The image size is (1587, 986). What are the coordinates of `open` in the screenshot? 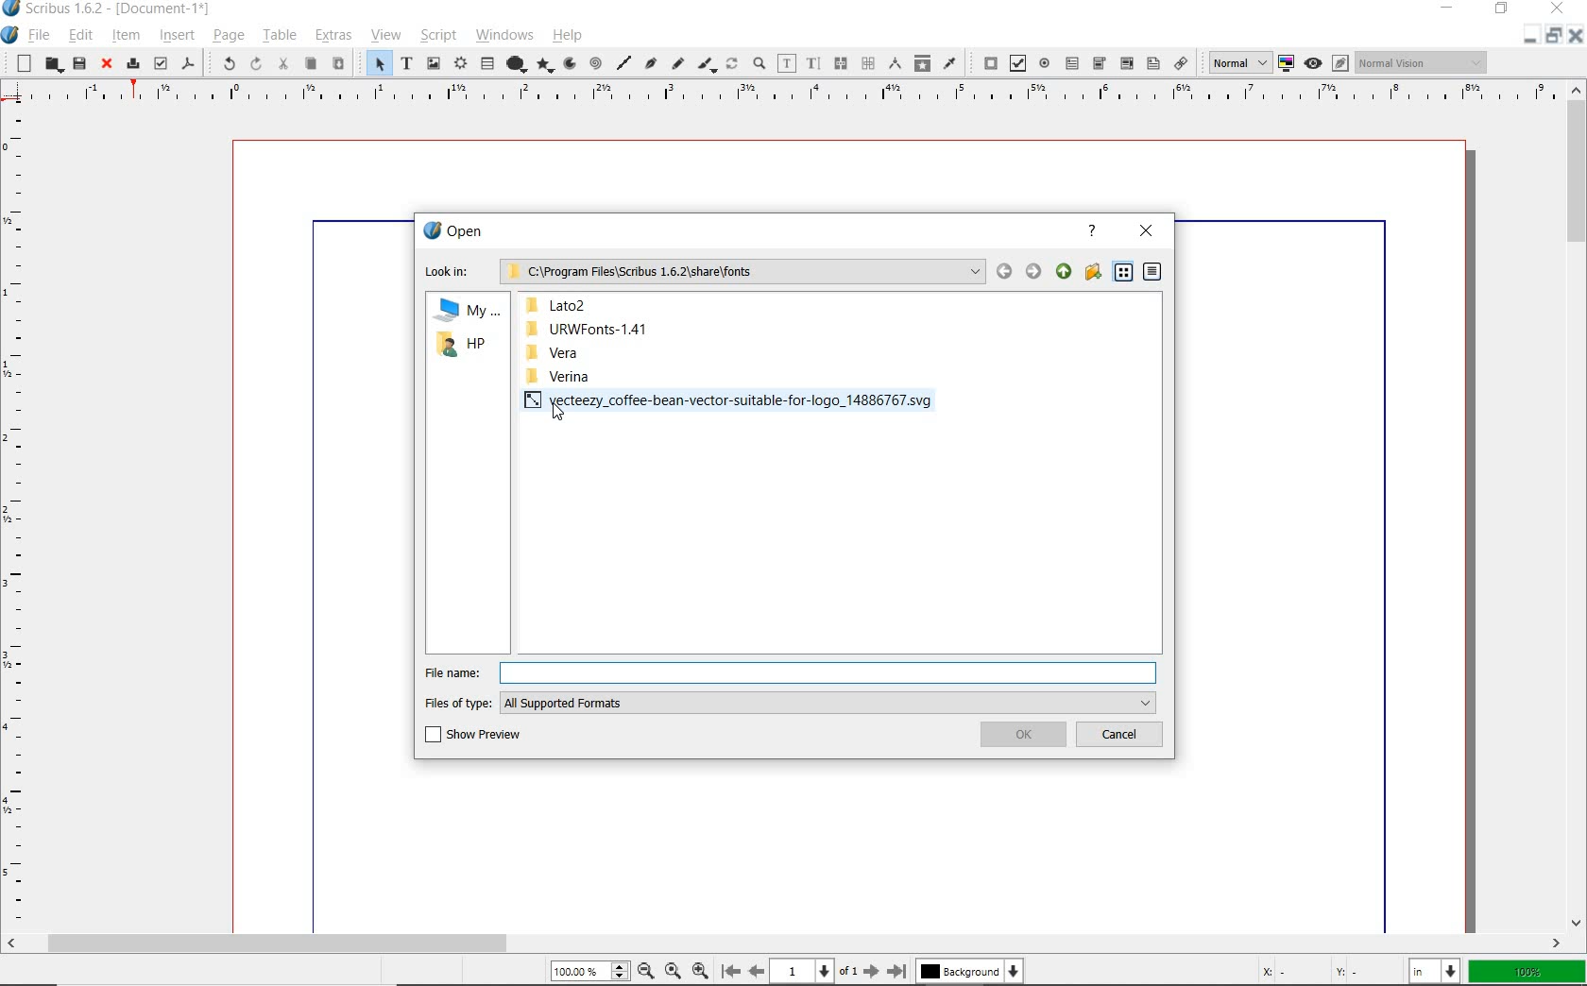 It's located at (456, 229).